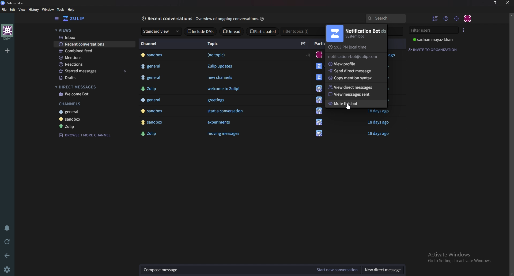 The width and height of the screenshot is (514, 276). Describe the element at coordinates (5, 10) in the screenshot. I see `file` at that location.